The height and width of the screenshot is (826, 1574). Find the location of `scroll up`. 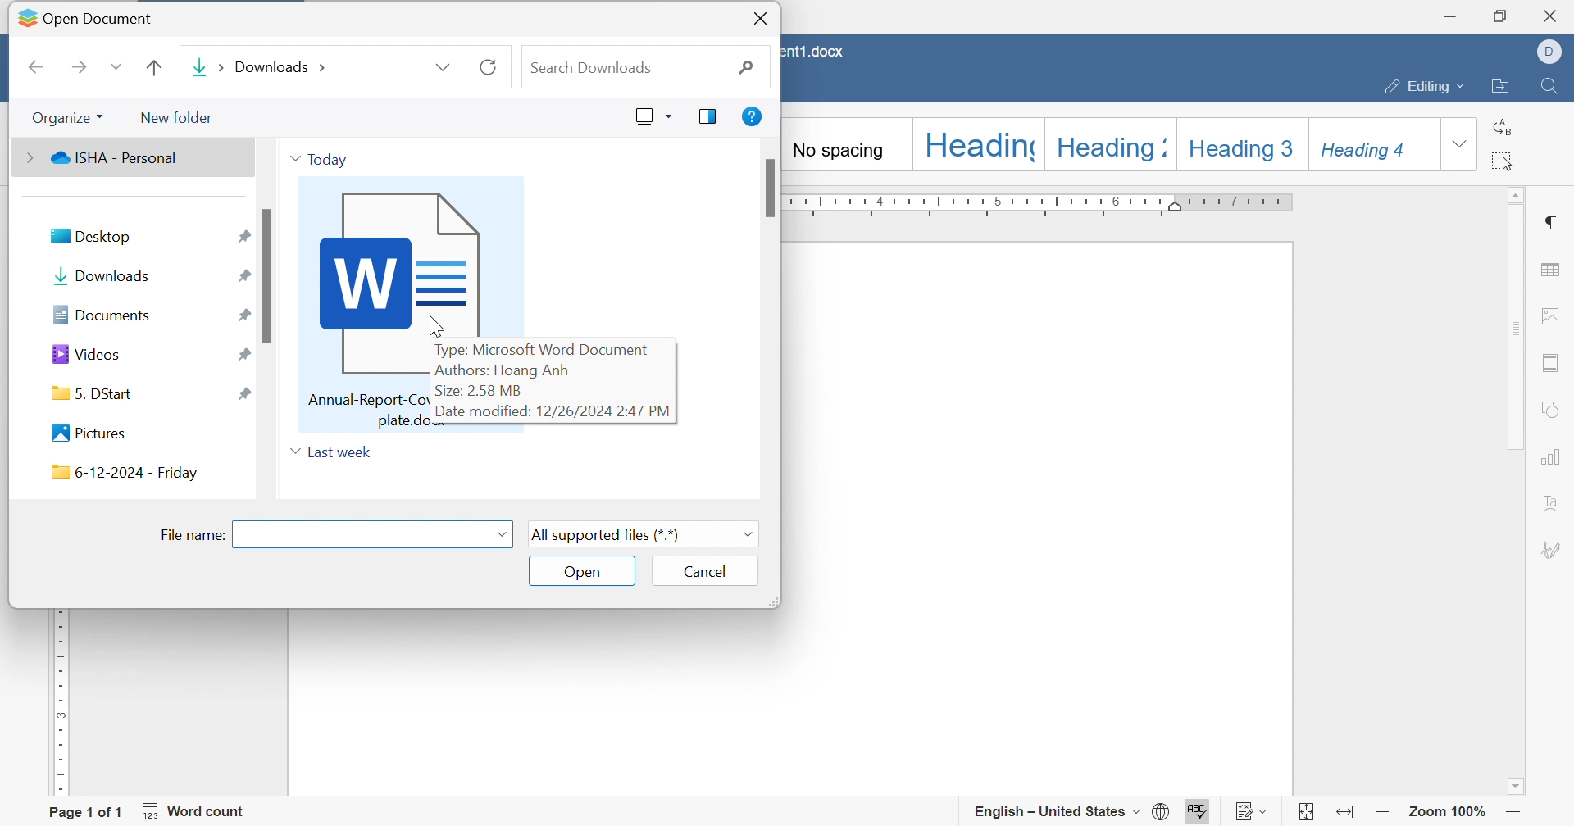

scroll up is located at coordinates (1517, 195).